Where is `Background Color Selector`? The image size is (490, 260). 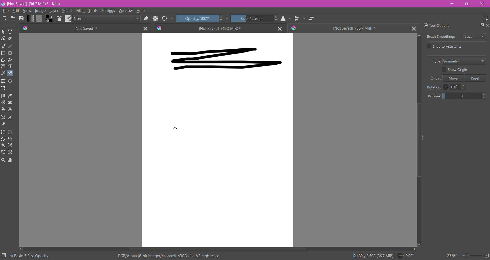
Background Color Selector is located at coordinates (49, 19).